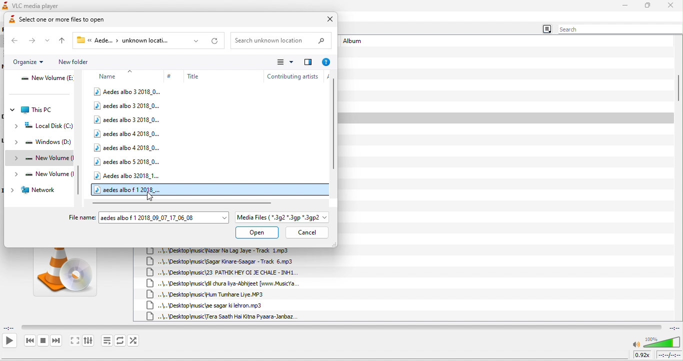 Image resolution: width=683 pixels, height=361 pixels. What do you see at coordinates (128, 161) in the screenshot?
I see `aedes albo 5 2018_0...` at bounding box center [128, 161].